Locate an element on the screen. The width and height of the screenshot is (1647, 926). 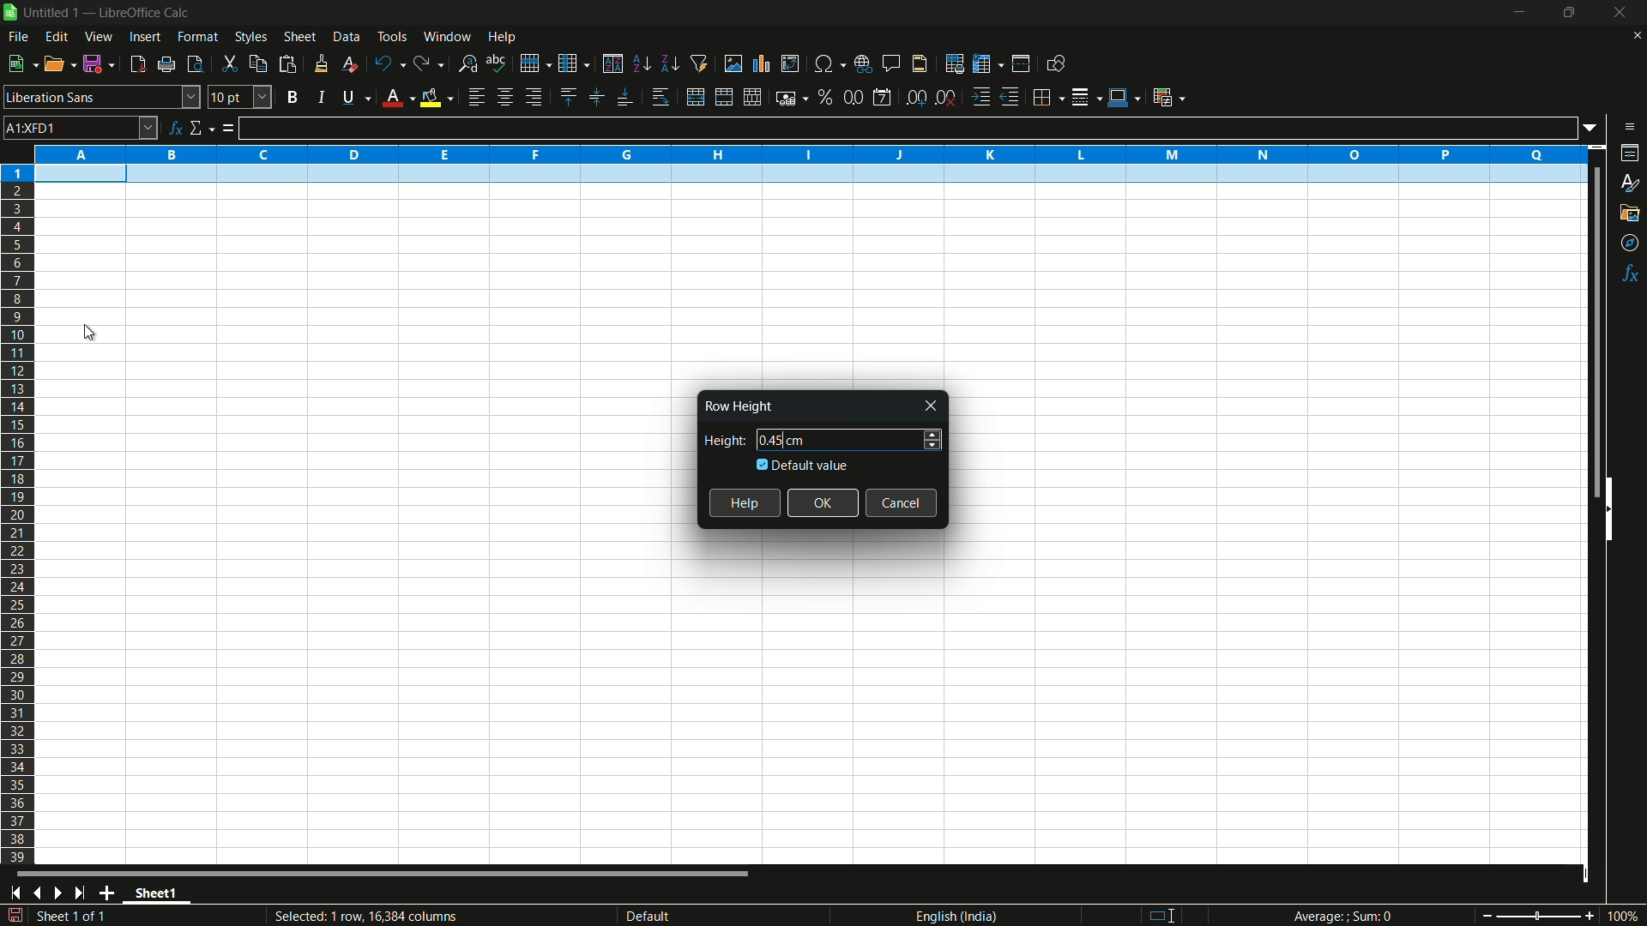
view menu is located at coordinates (100, 37).